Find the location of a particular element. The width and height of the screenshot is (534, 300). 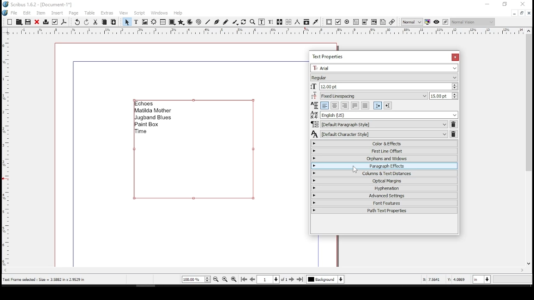

redo is located at coordinates (87, 22).